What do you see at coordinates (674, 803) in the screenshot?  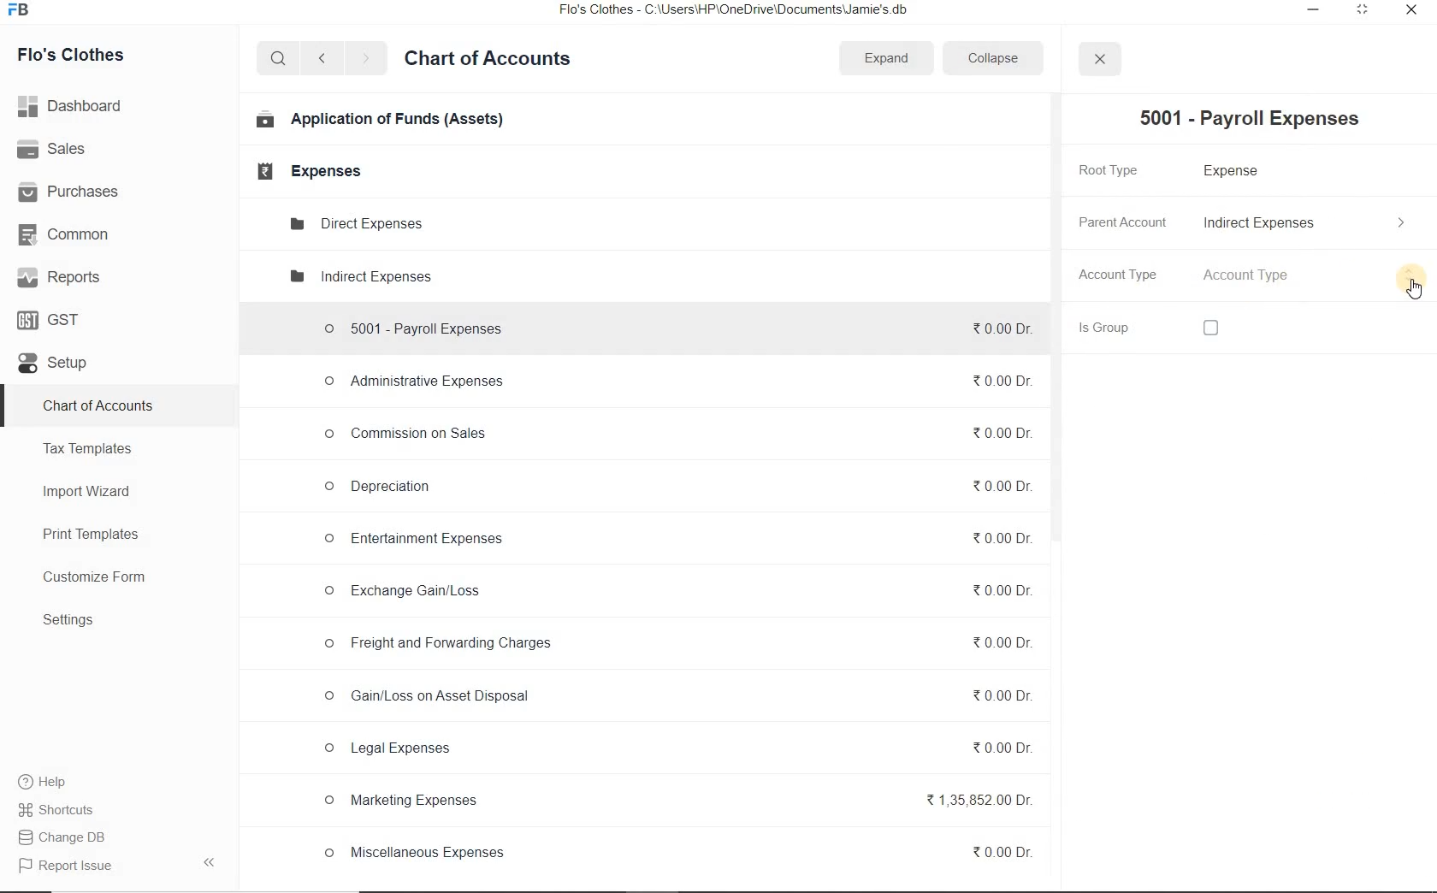 I see `© Marketing Expenses %1,35,852.00 Dr.` at bounding box center [674, 803].